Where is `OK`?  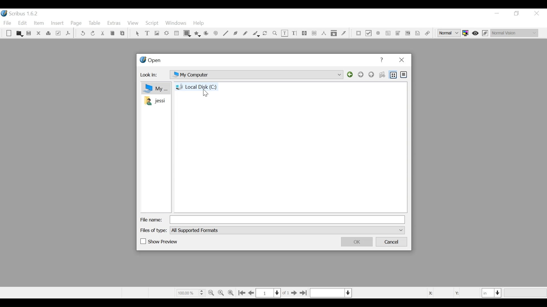 OK is located at coordinates (356, 242).